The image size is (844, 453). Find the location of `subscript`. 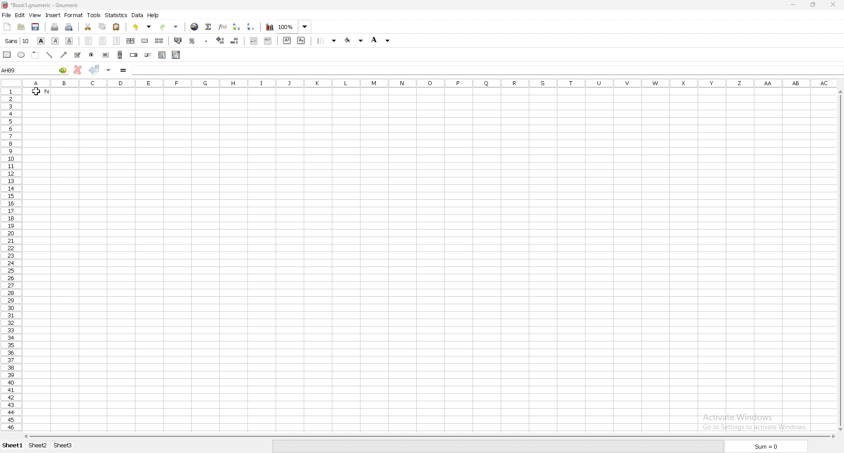

subscript is located at coordinates (302, 40).